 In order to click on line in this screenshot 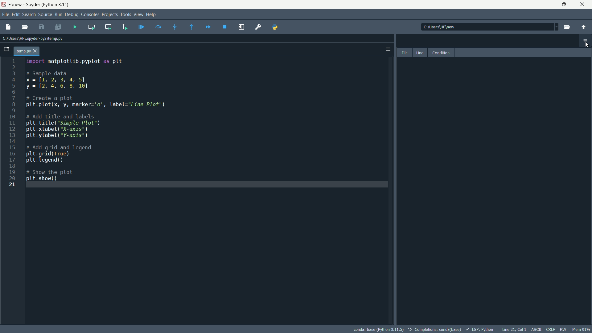, I will do `click(420, 52)`.